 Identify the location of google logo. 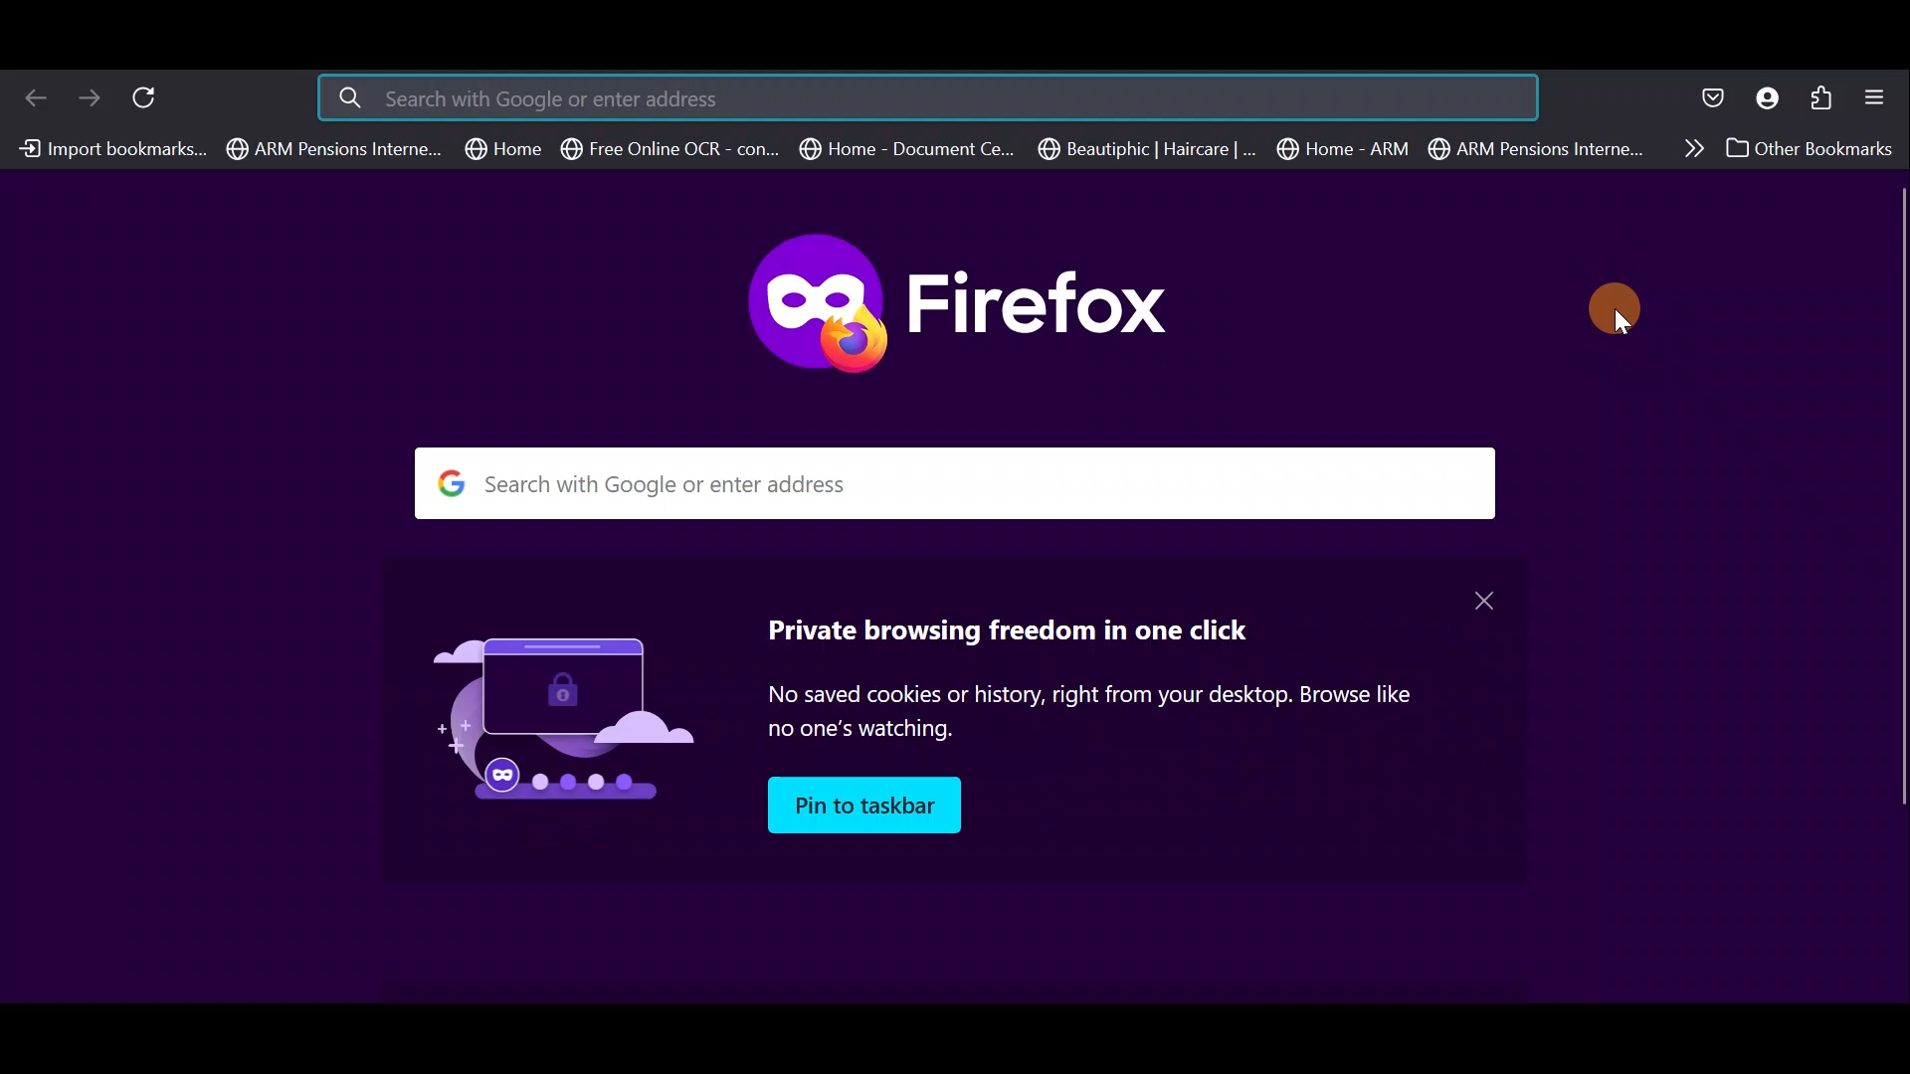
(449, 484).